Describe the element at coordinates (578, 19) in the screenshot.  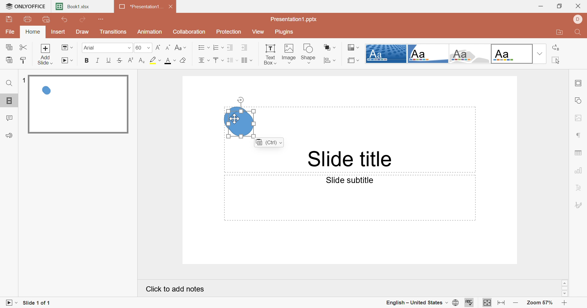
I see `DELL` at that location.